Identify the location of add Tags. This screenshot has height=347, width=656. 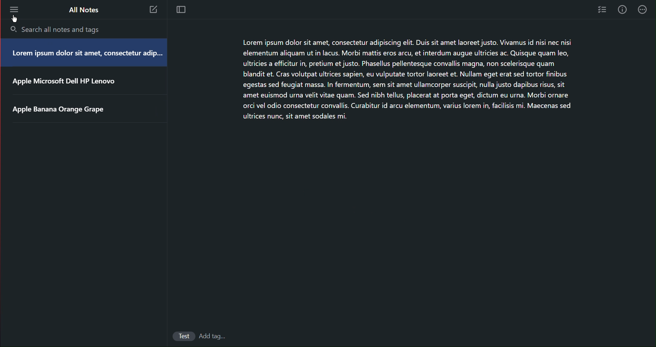
(215, 335).